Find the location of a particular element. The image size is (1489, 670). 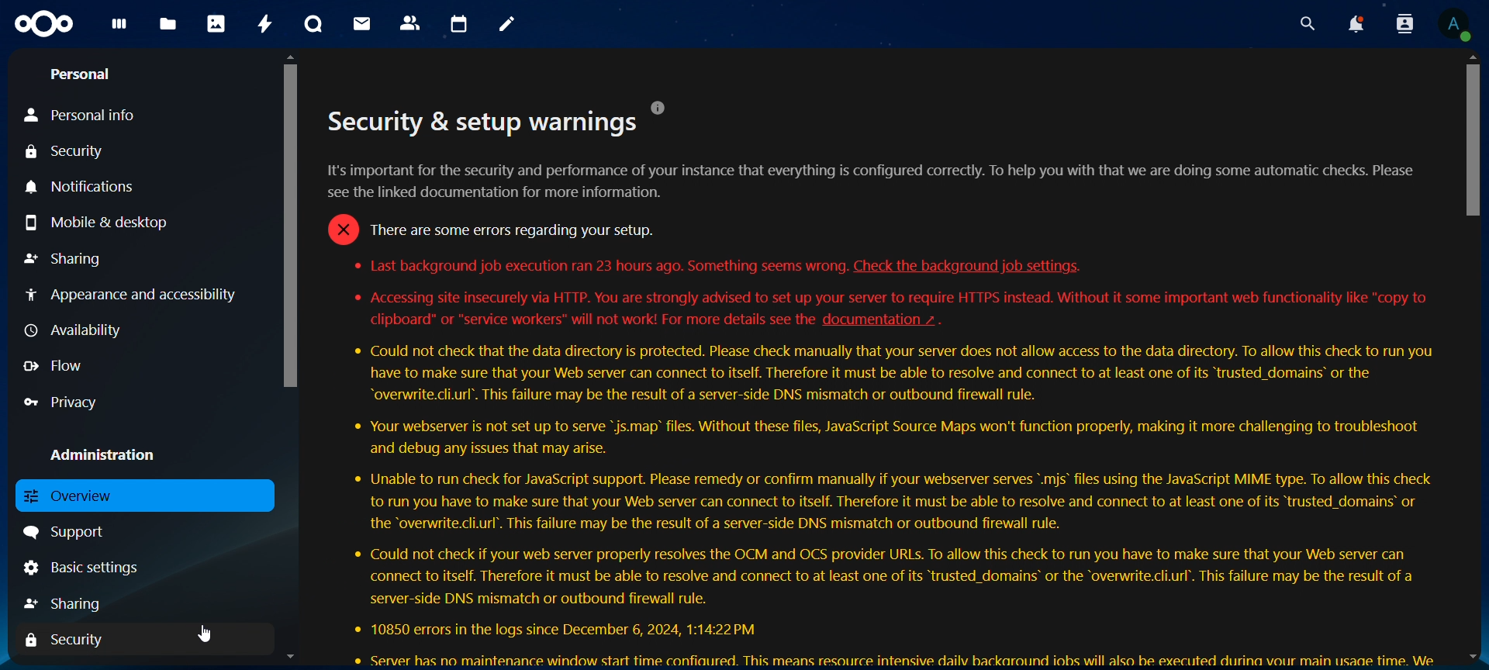

security is located at coordinates (66, 153).